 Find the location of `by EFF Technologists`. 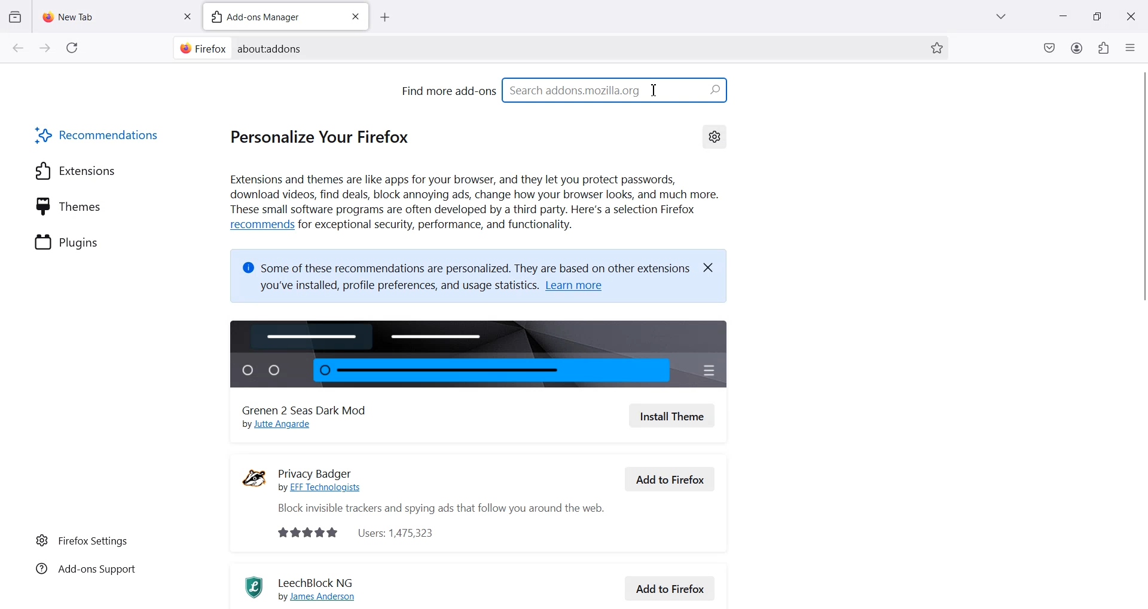

by EFF Technologists is located at coordinates (325, 488).